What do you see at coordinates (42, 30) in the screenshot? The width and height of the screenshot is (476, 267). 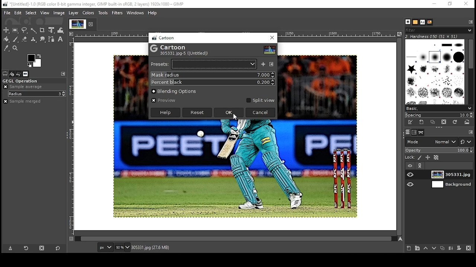 I see `crop tool` at bounding box center [42, 30].